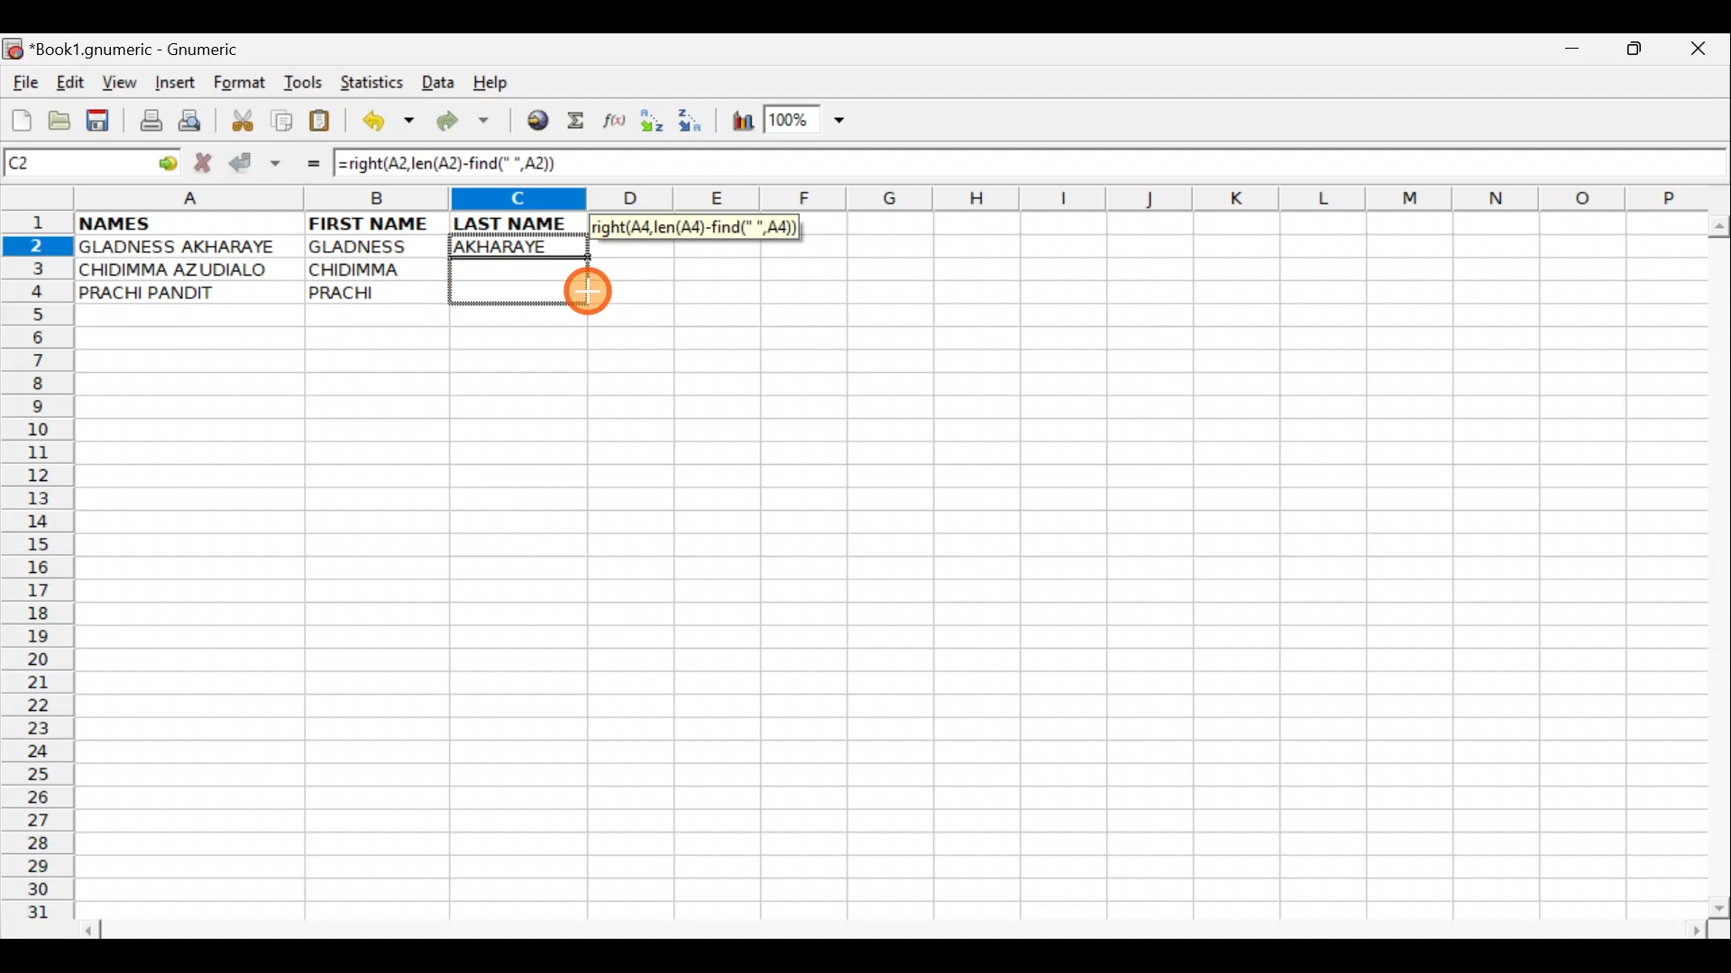 Image resolution: width=1731 pixels, height=973 pixels. Describe the element at coordinates (694, 227) in the screenshot. I see `=right(A2, len(A2)-find(" ",A2))` at that location.